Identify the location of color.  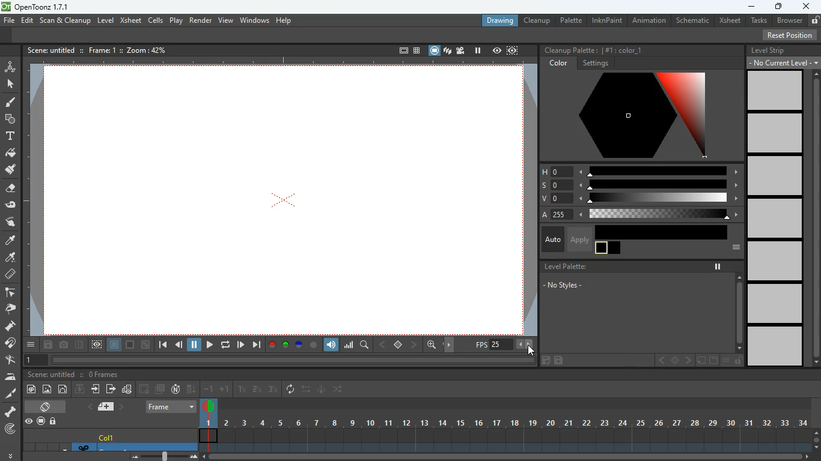
(10, 240).